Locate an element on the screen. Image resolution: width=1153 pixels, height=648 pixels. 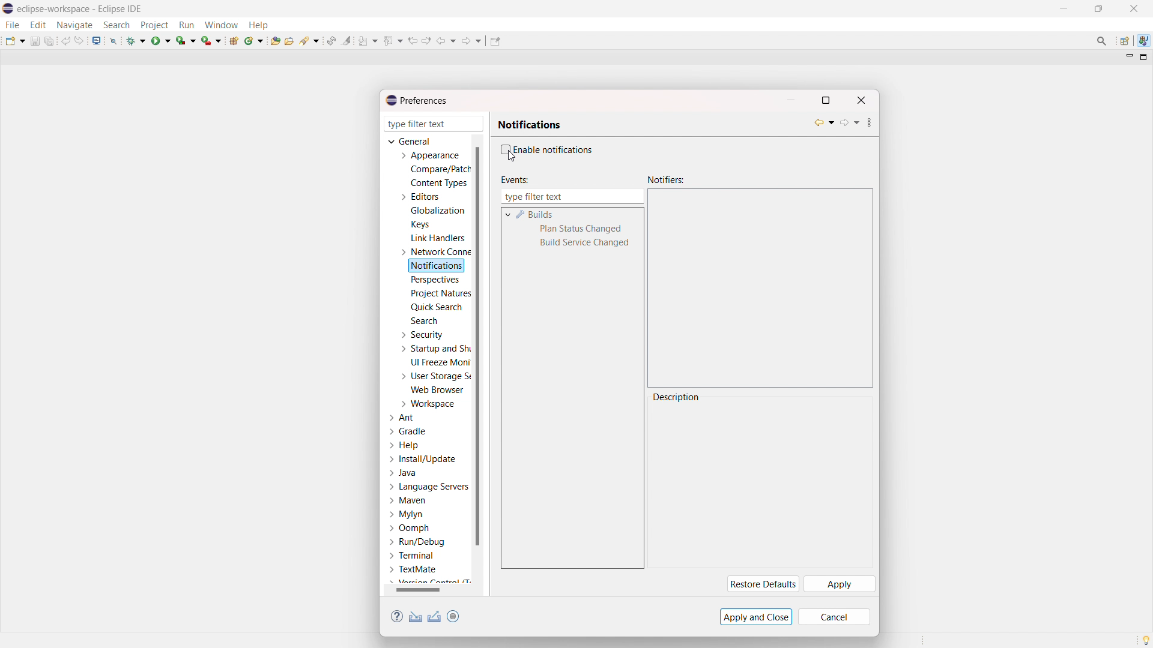
run is located at coordinates (186, 25).